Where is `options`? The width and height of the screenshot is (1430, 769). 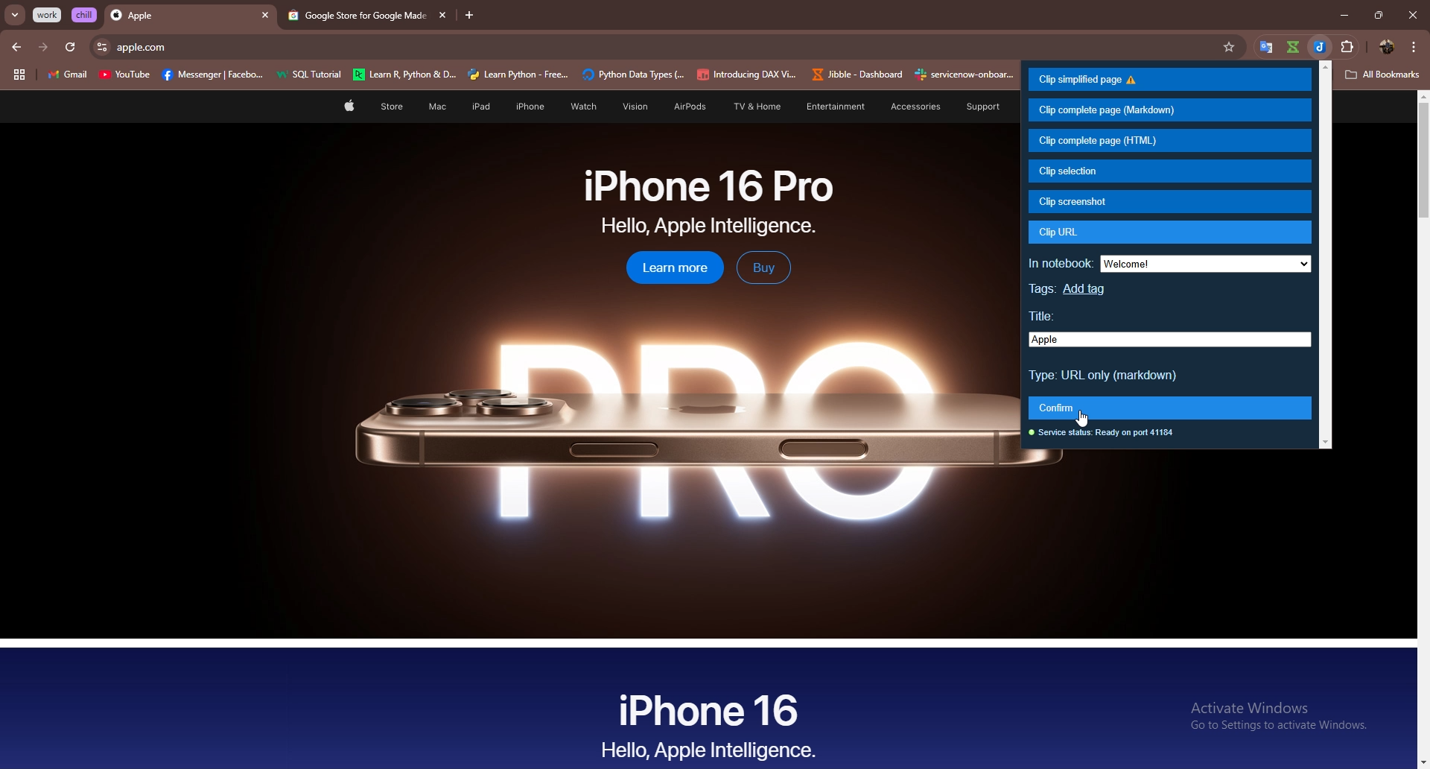 options is located at coordinates (1414, 46).